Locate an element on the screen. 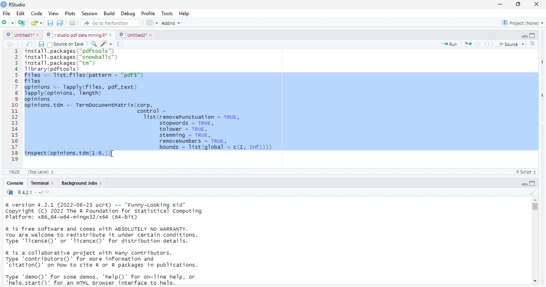 Image resolution: width=546 pixels, height=287 pixels. close is located at coordinates (102, 183).